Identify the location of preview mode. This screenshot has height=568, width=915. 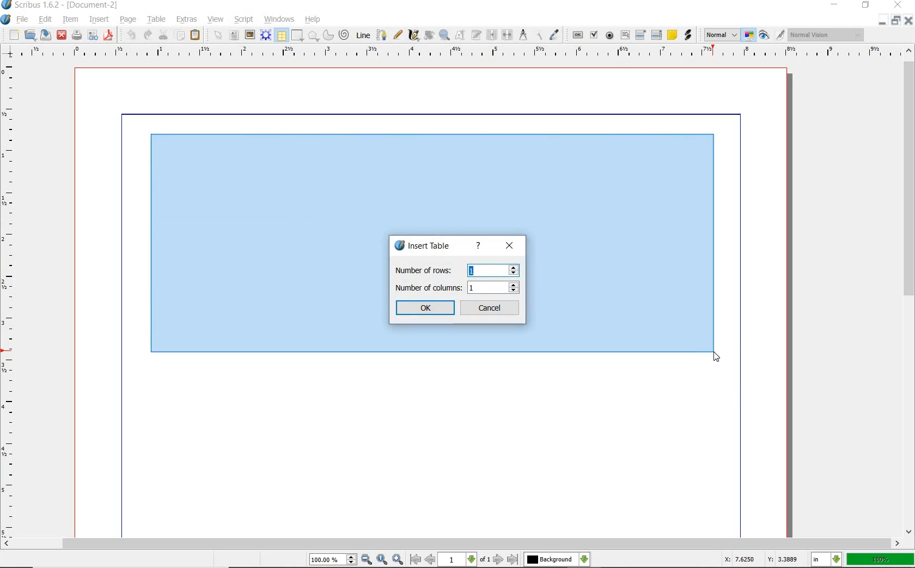
(762, 36).